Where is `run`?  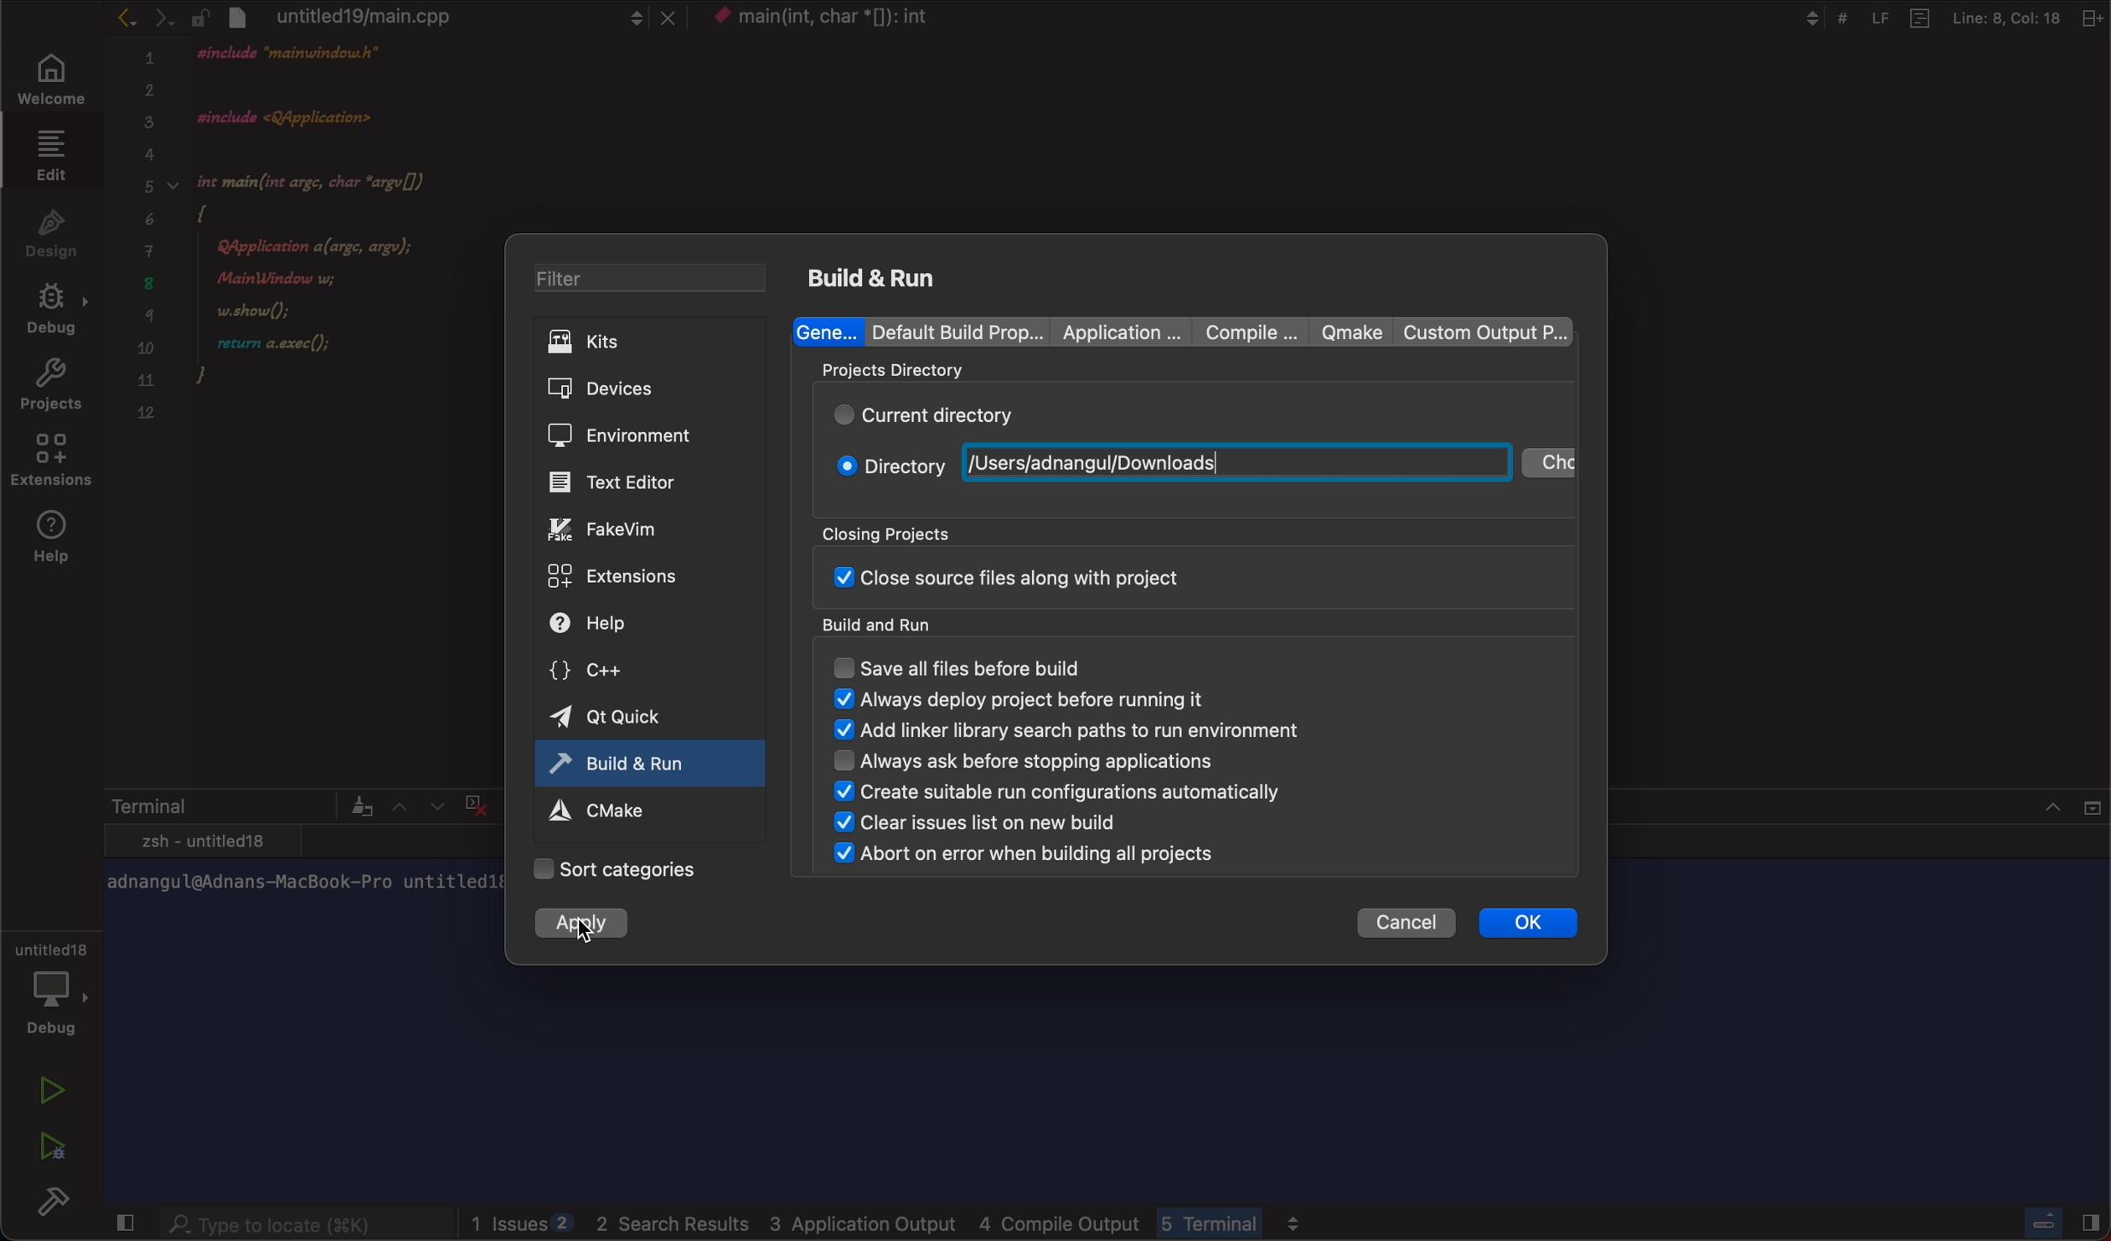 run is located at coordinates (52, 1084).